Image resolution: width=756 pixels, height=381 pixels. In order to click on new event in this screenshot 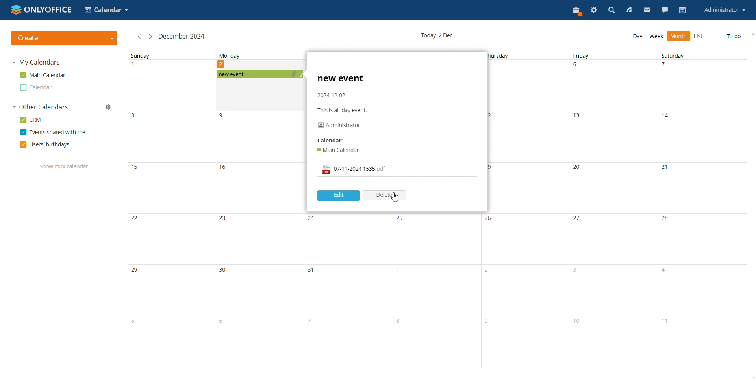, I will do `click(341, 79)`.